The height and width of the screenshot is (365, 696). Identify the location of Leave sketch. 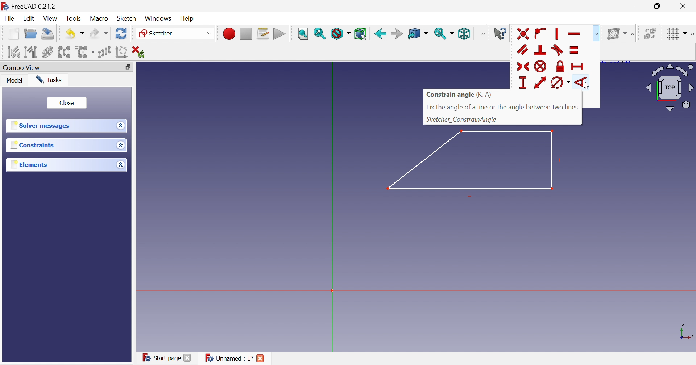
(523, 34).